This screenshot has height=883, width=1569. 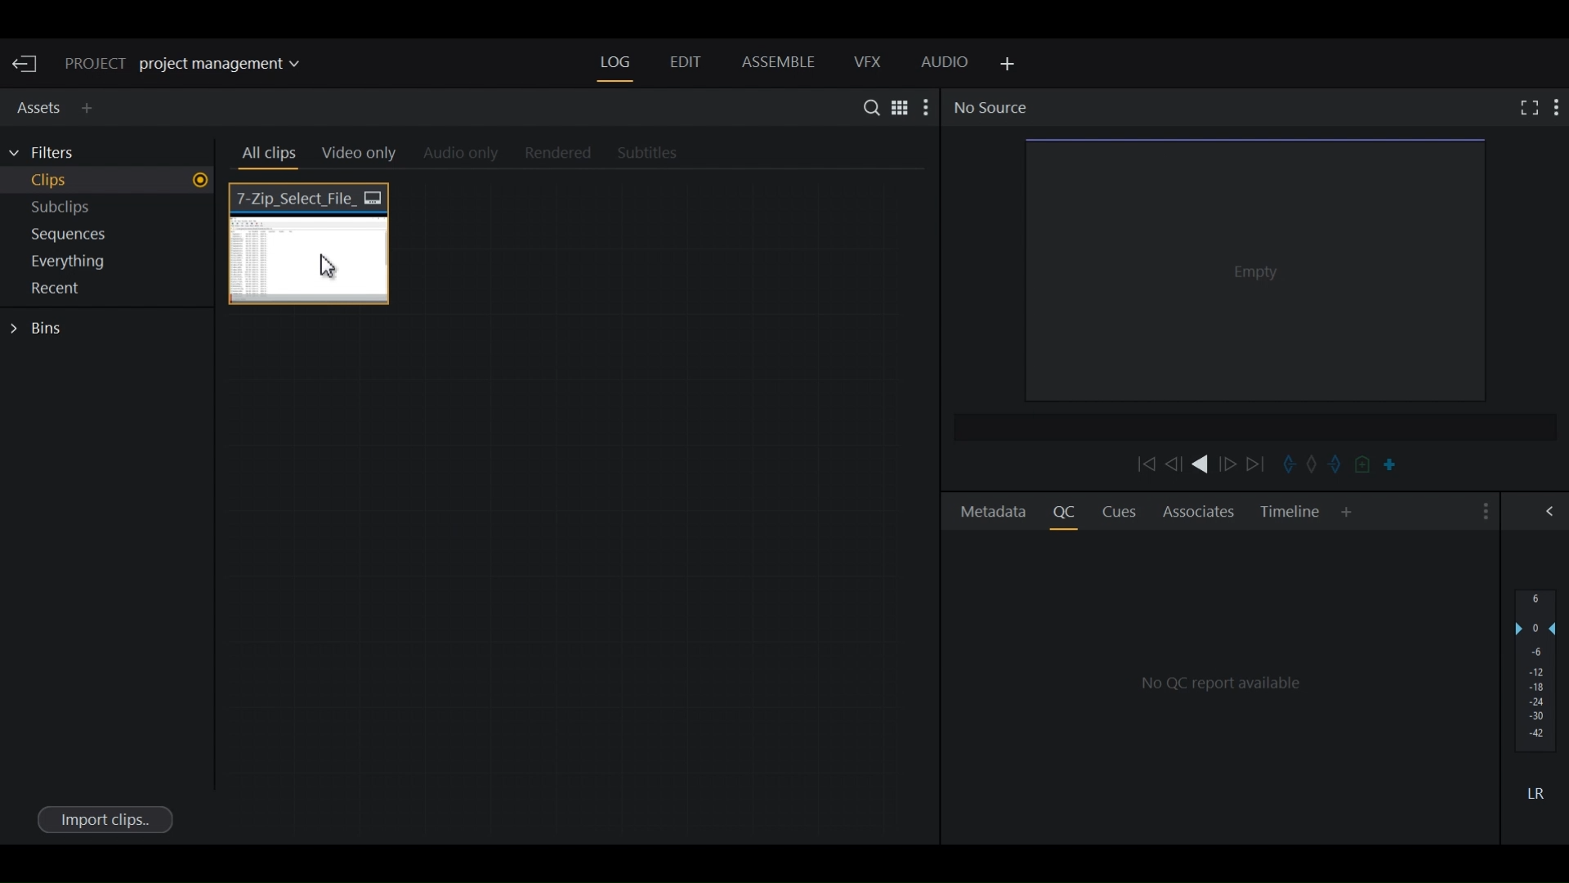 I want to click on Move backward, so click(x=1144, y=464).